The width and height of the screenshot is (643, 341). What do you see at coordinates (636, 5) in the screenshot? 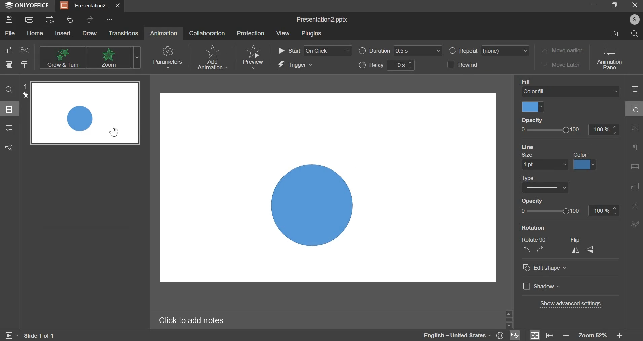
I see `exit` at bounding box center [636, 5].